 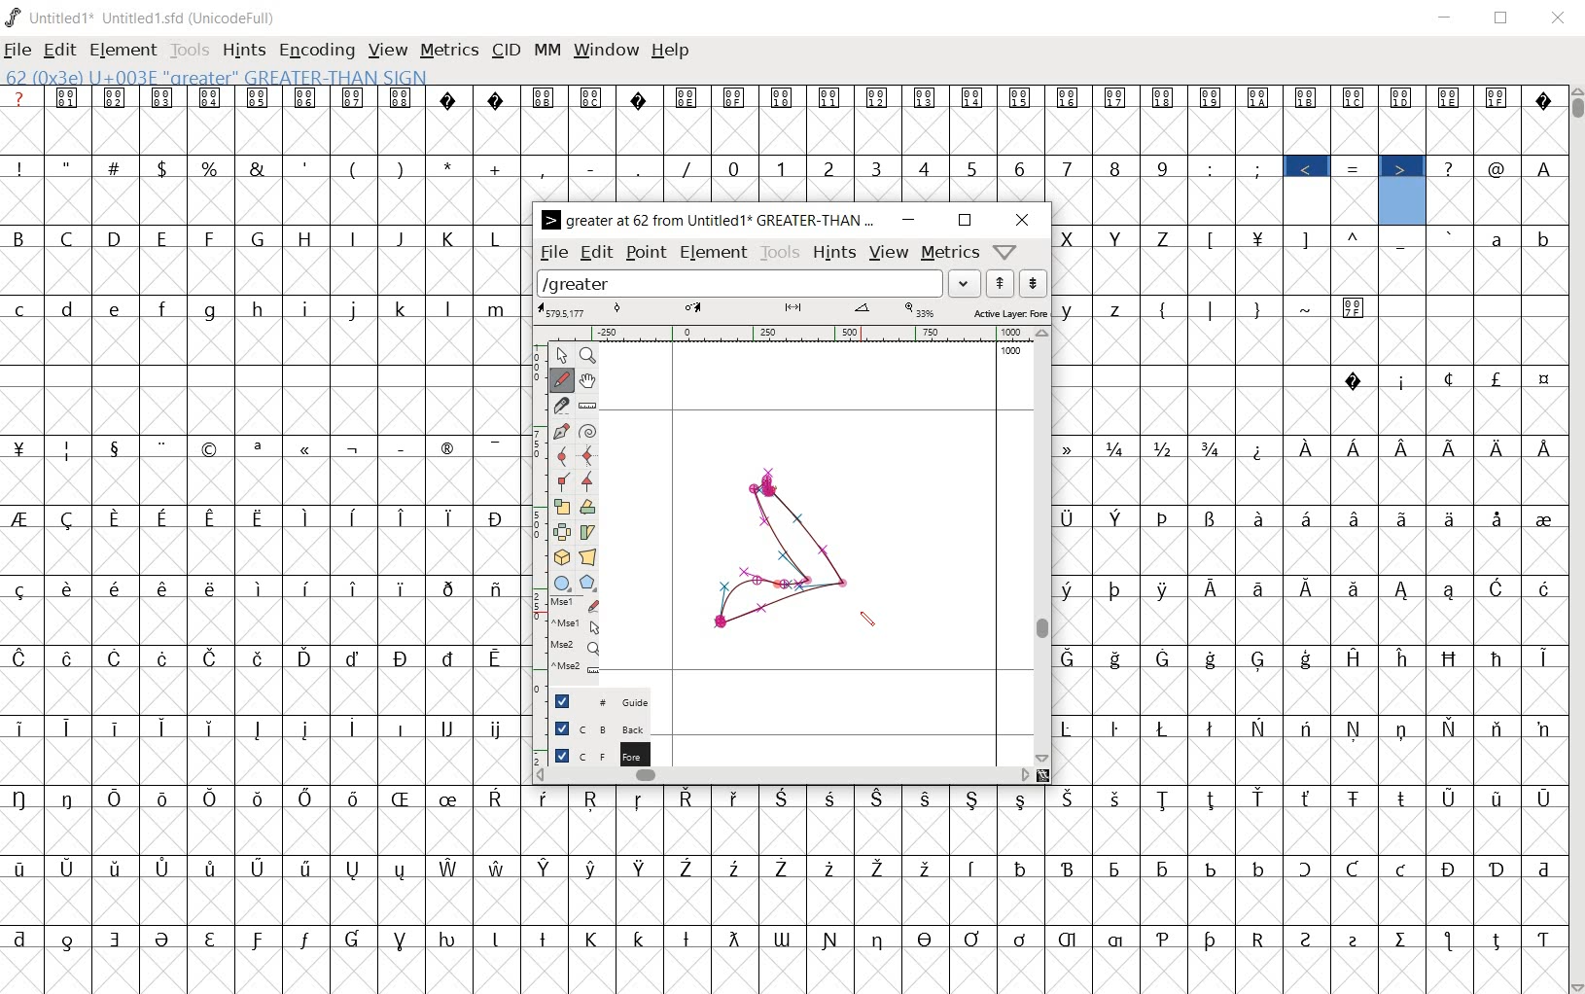 I want to click on restore down, so click(x=965, y=220).